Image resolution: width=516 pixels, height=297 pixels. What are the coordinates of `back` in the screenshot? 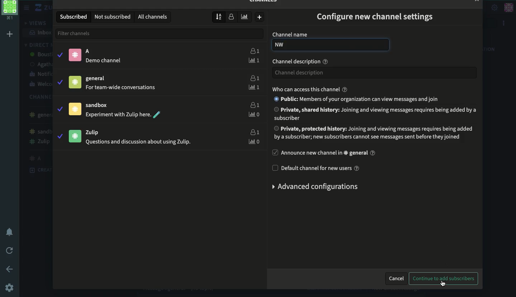 It's located at (11, 269).